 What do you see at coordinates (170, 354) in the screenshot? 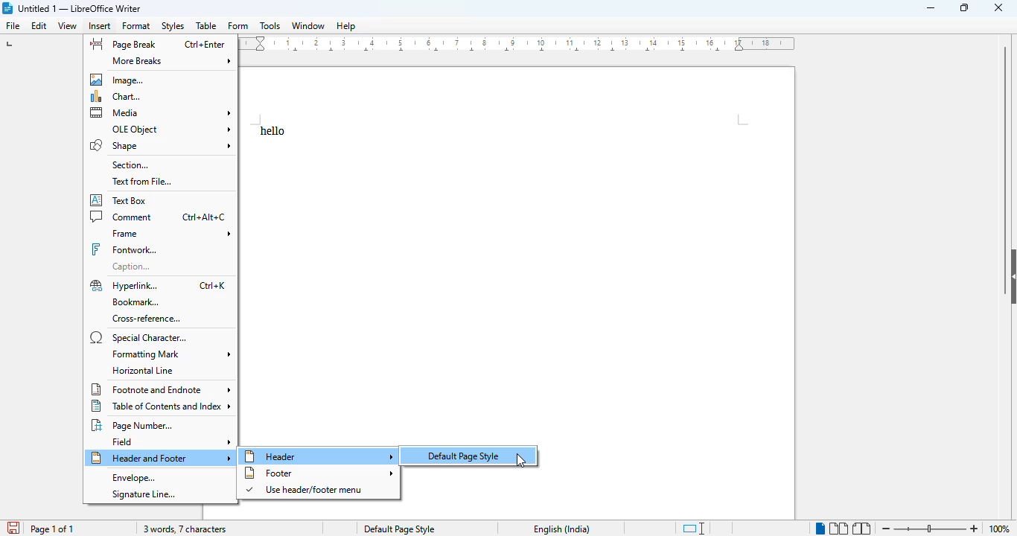
I see `formatting mark` at bounding box center [170, 354].